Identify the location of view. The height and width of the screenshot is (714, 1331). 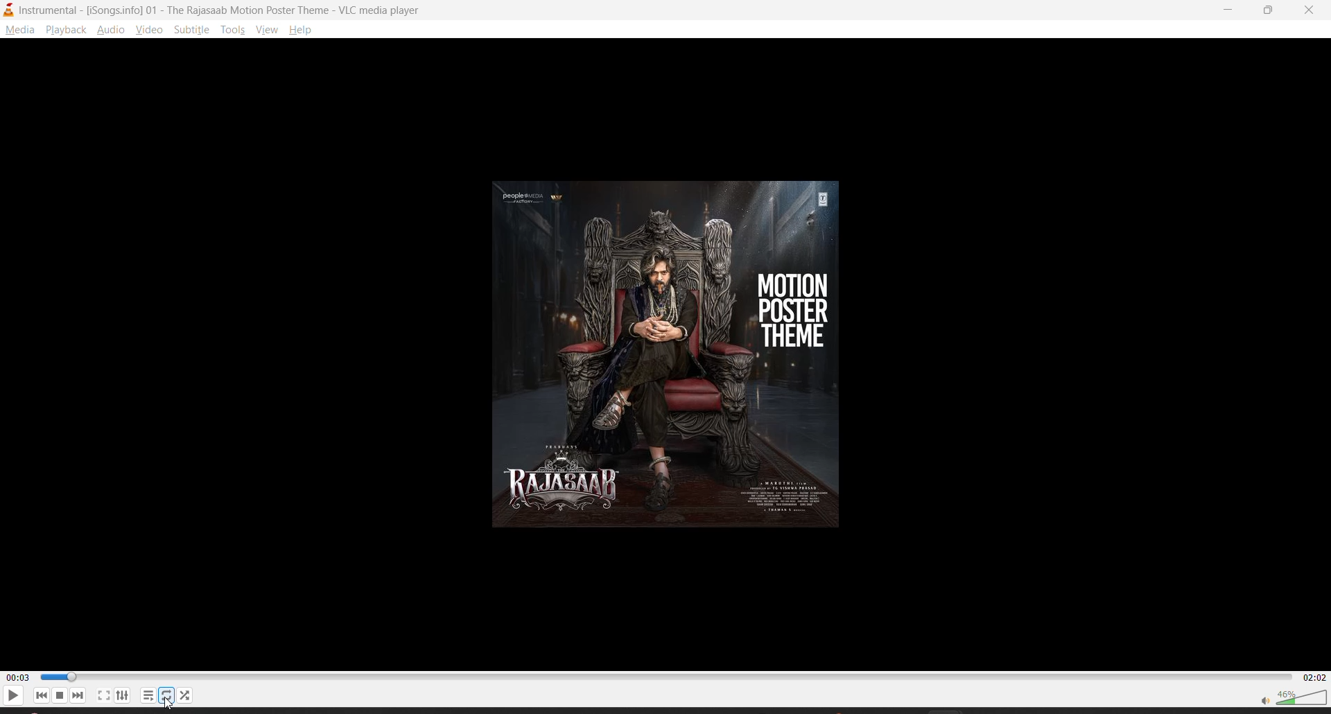
(266, 30).